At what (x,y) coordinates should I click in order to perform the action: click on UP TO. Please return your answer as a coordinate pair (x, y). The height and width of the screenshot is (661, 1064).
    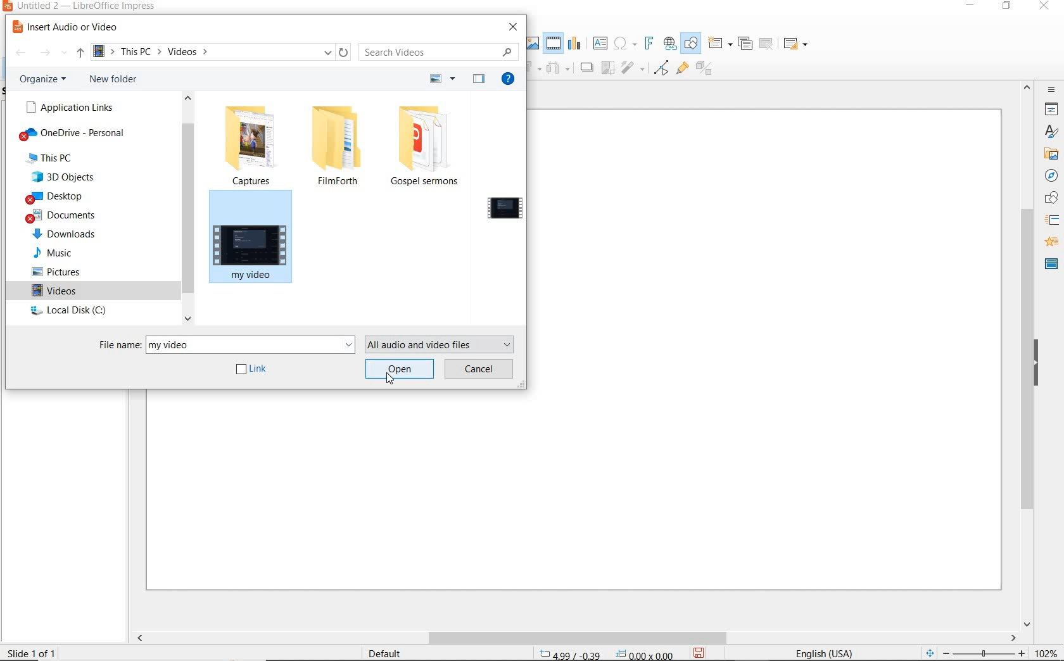
    Looking at the image, I should click on (79, 55).